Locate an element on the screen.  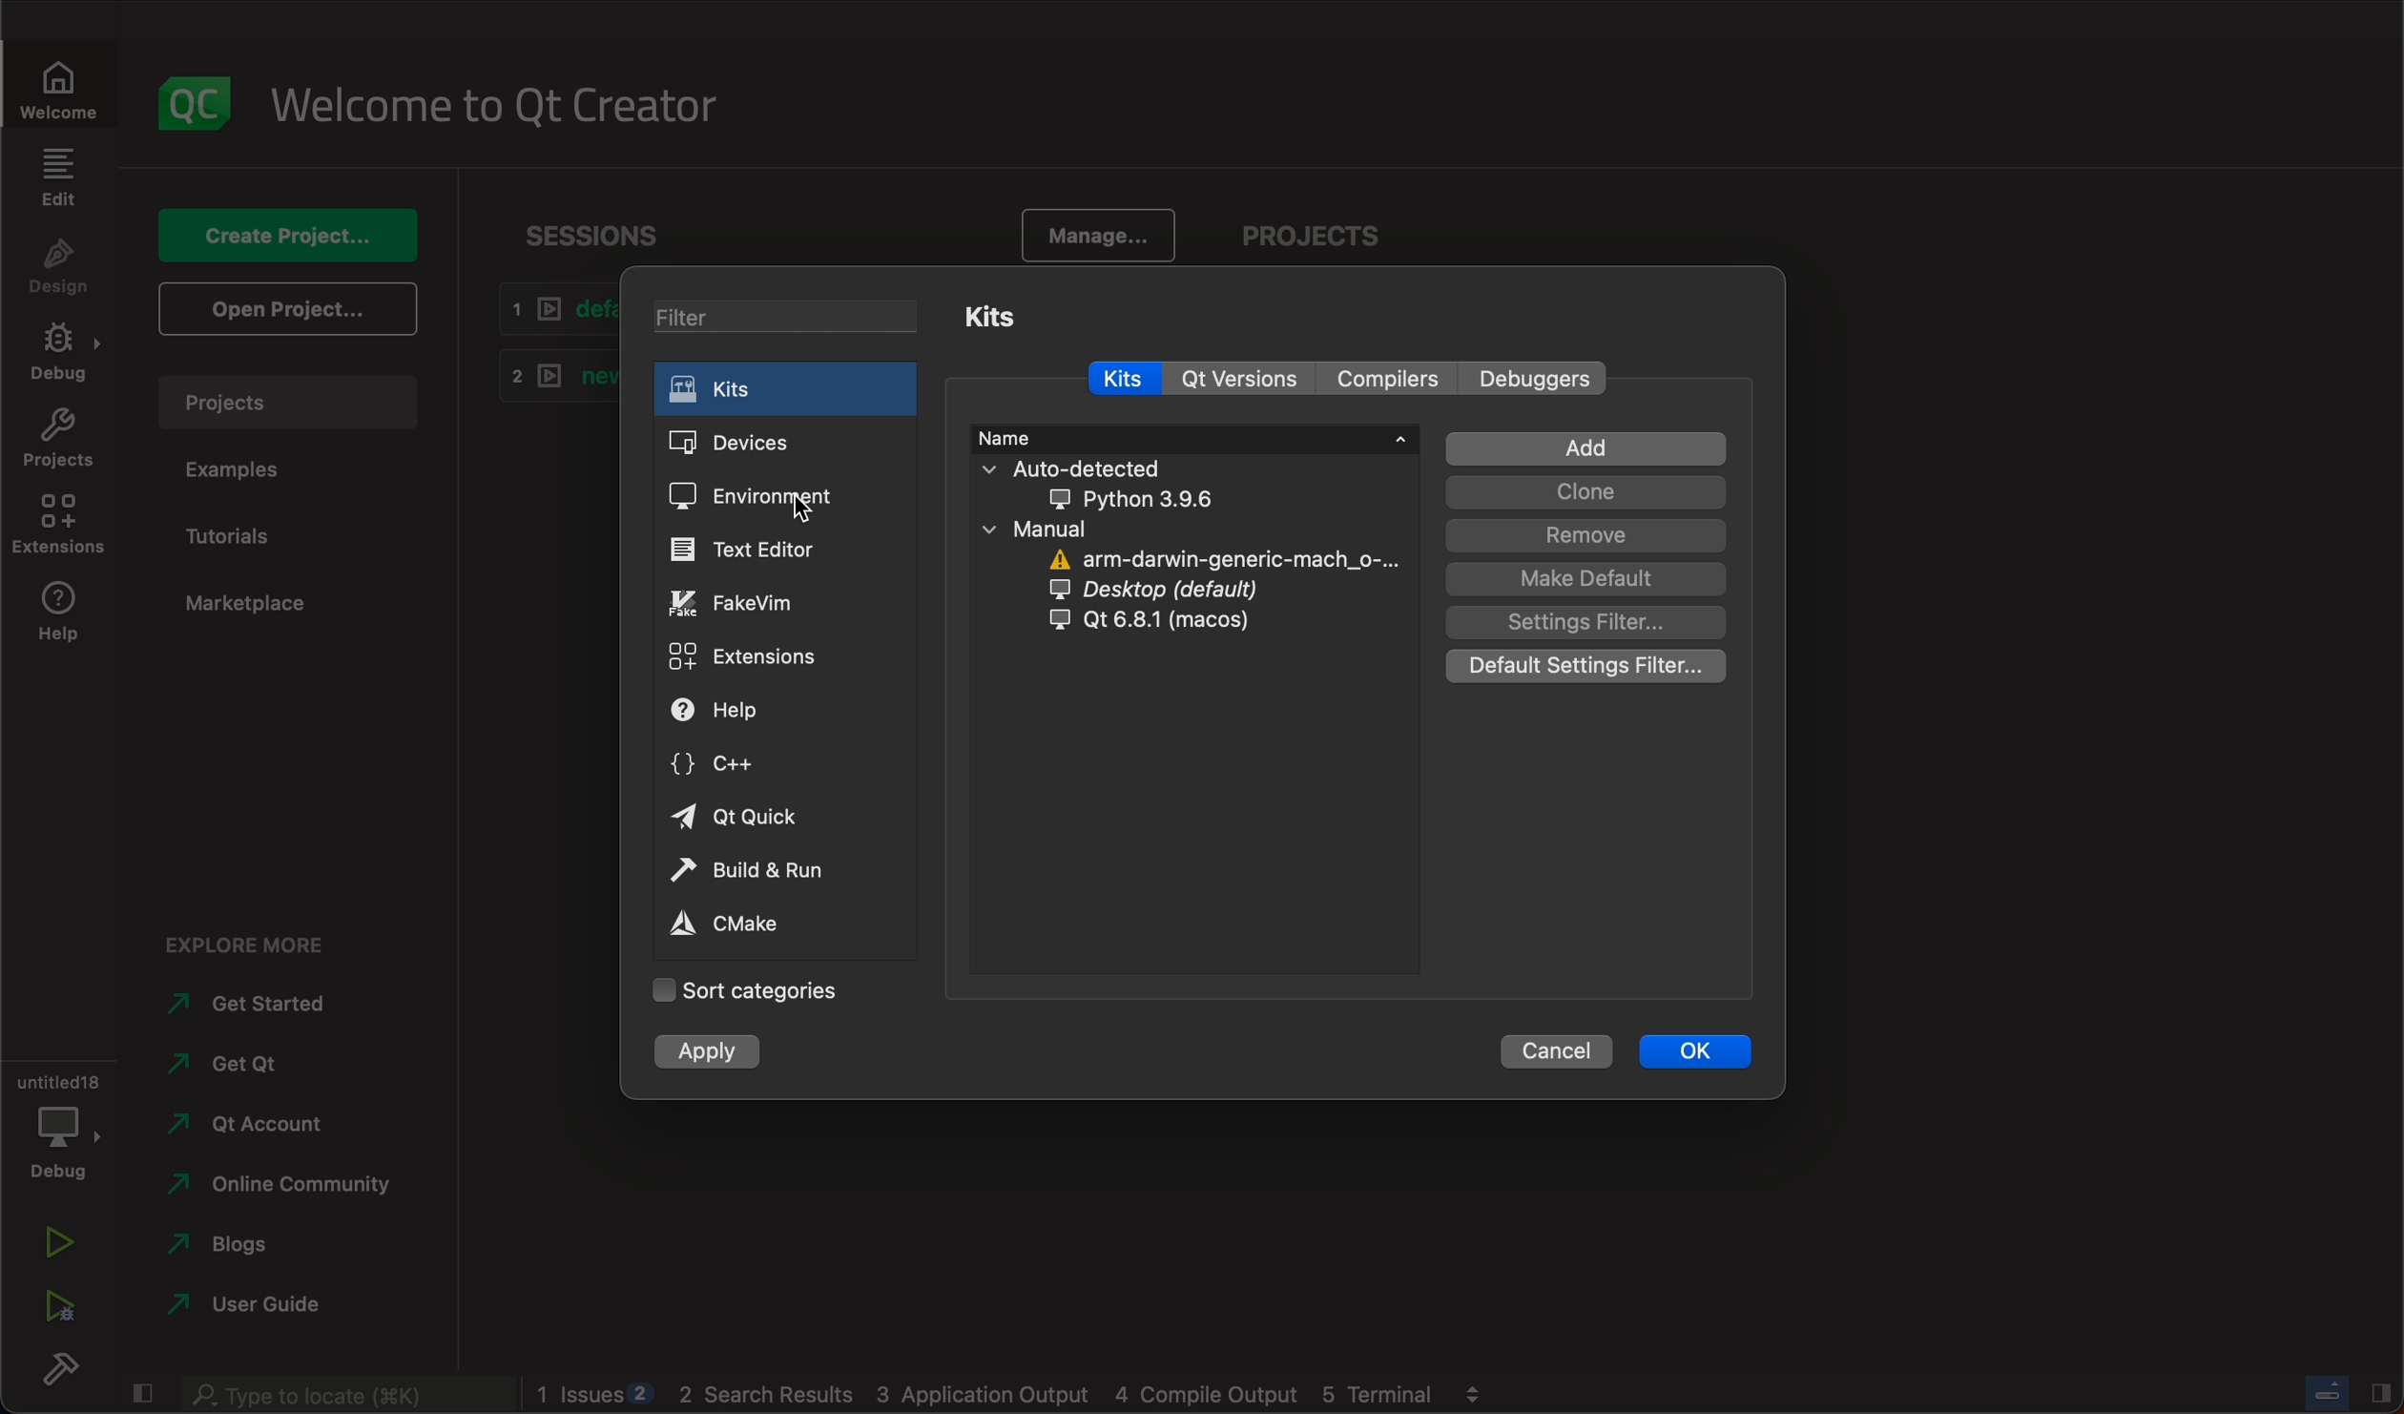
kits is located at coordinates (782, 392).